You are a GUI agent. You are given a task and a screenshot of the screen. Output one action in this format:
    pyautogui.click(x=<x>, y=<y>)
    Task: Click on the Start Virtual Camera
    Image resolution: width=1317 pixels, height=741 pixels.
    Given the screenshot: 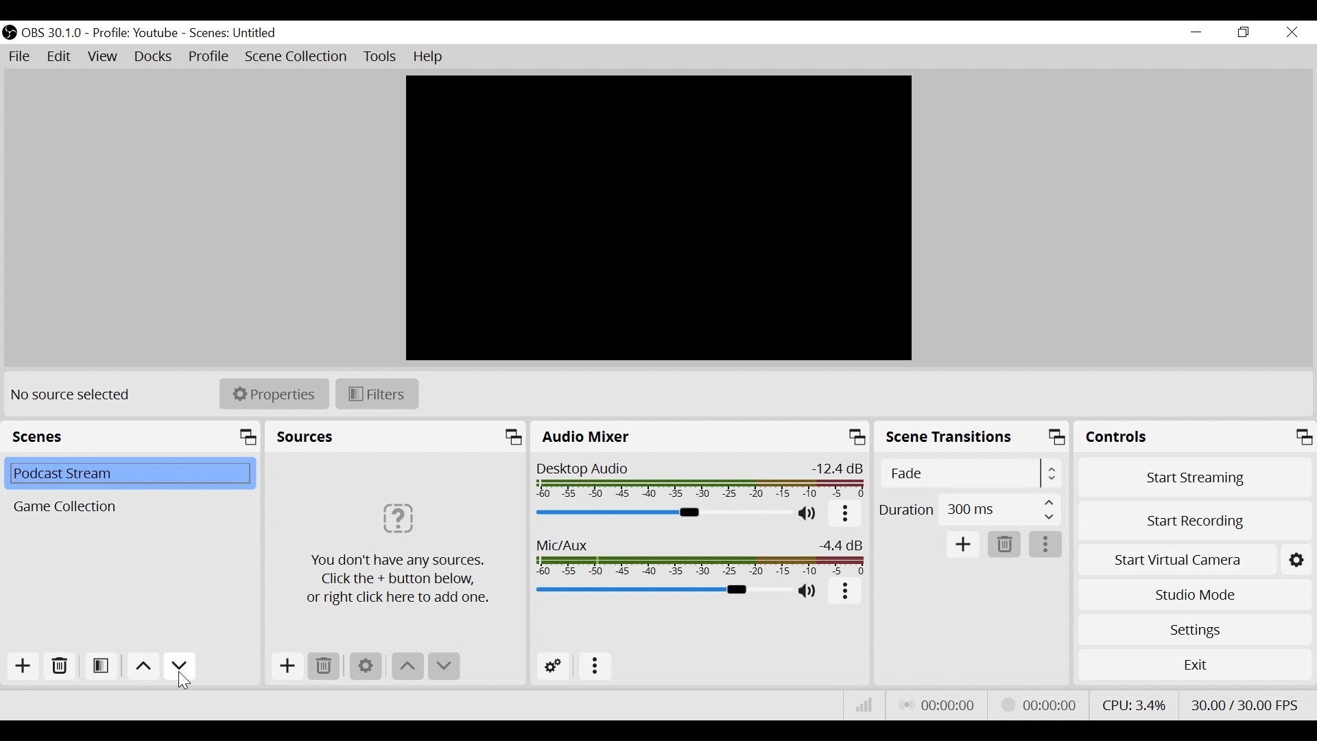 What is the action you would take?
    pyautogui.click(x=1176, y=557)
    